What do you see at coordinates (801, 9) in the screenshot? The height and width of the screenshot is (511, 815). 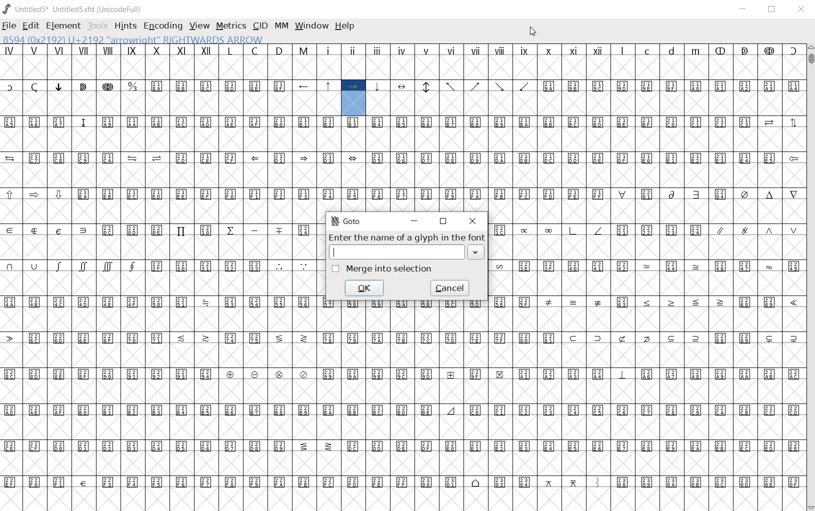 I see `CLOSE` at bounding box center [801, 9].